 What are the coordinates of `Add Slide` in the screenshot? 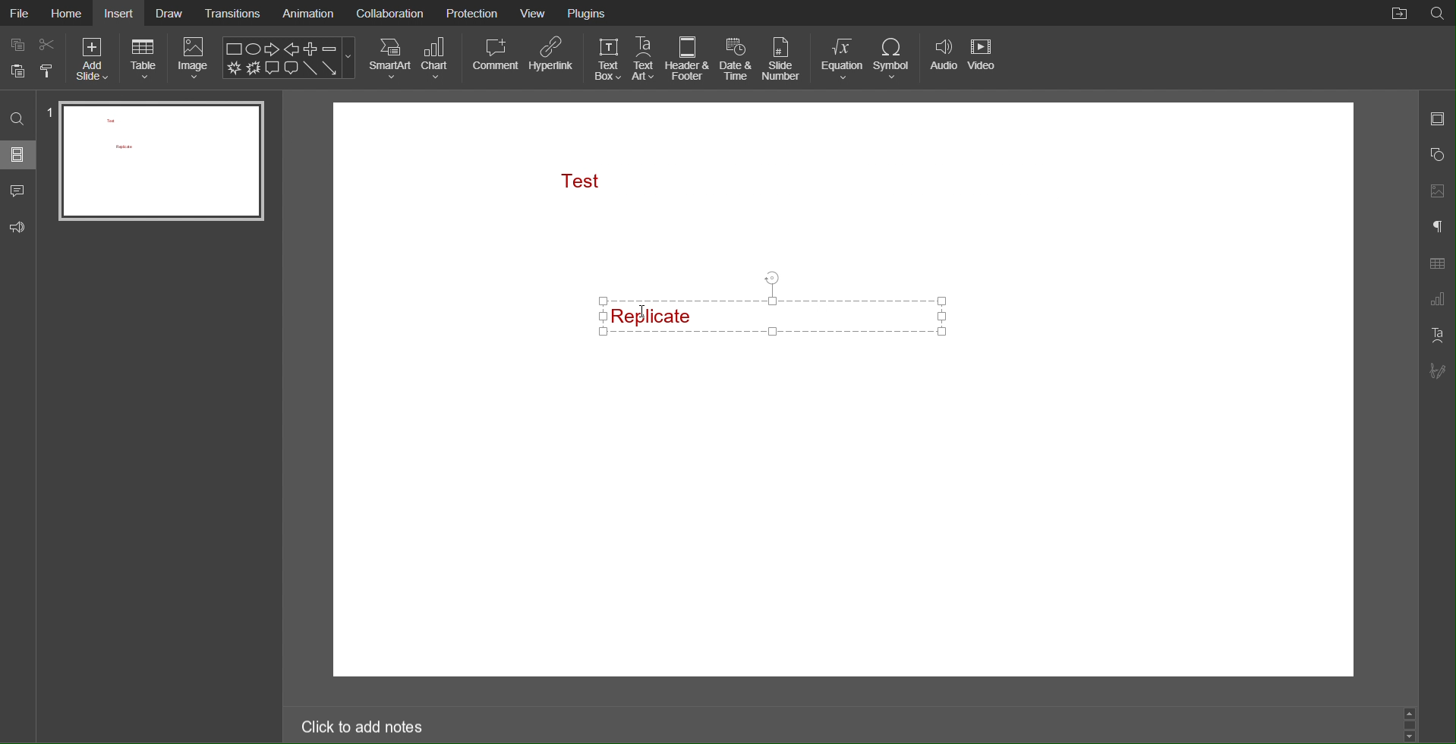 It's located at (93, 59).